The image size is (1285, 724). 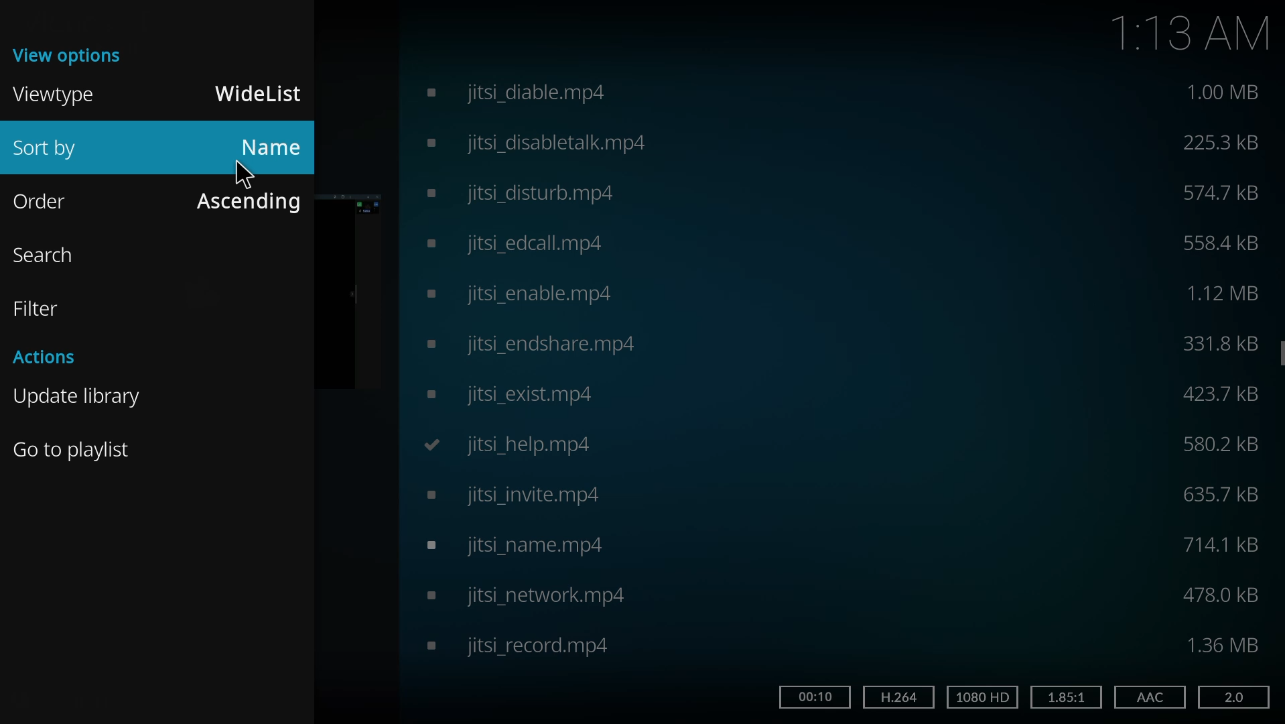 What do you see at coordinates (519, 92) in the screenshot?
I see `video` at bounding box center [519, 92].